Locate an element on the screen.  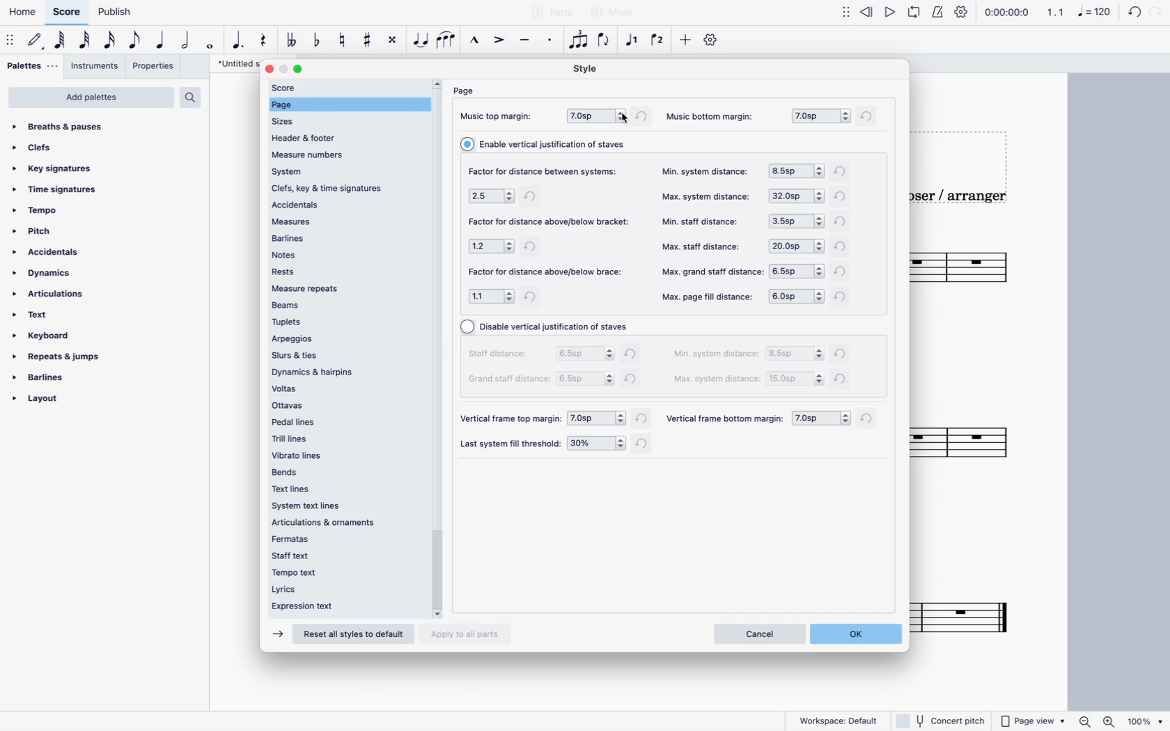
options is located at coordinates (795, 378).